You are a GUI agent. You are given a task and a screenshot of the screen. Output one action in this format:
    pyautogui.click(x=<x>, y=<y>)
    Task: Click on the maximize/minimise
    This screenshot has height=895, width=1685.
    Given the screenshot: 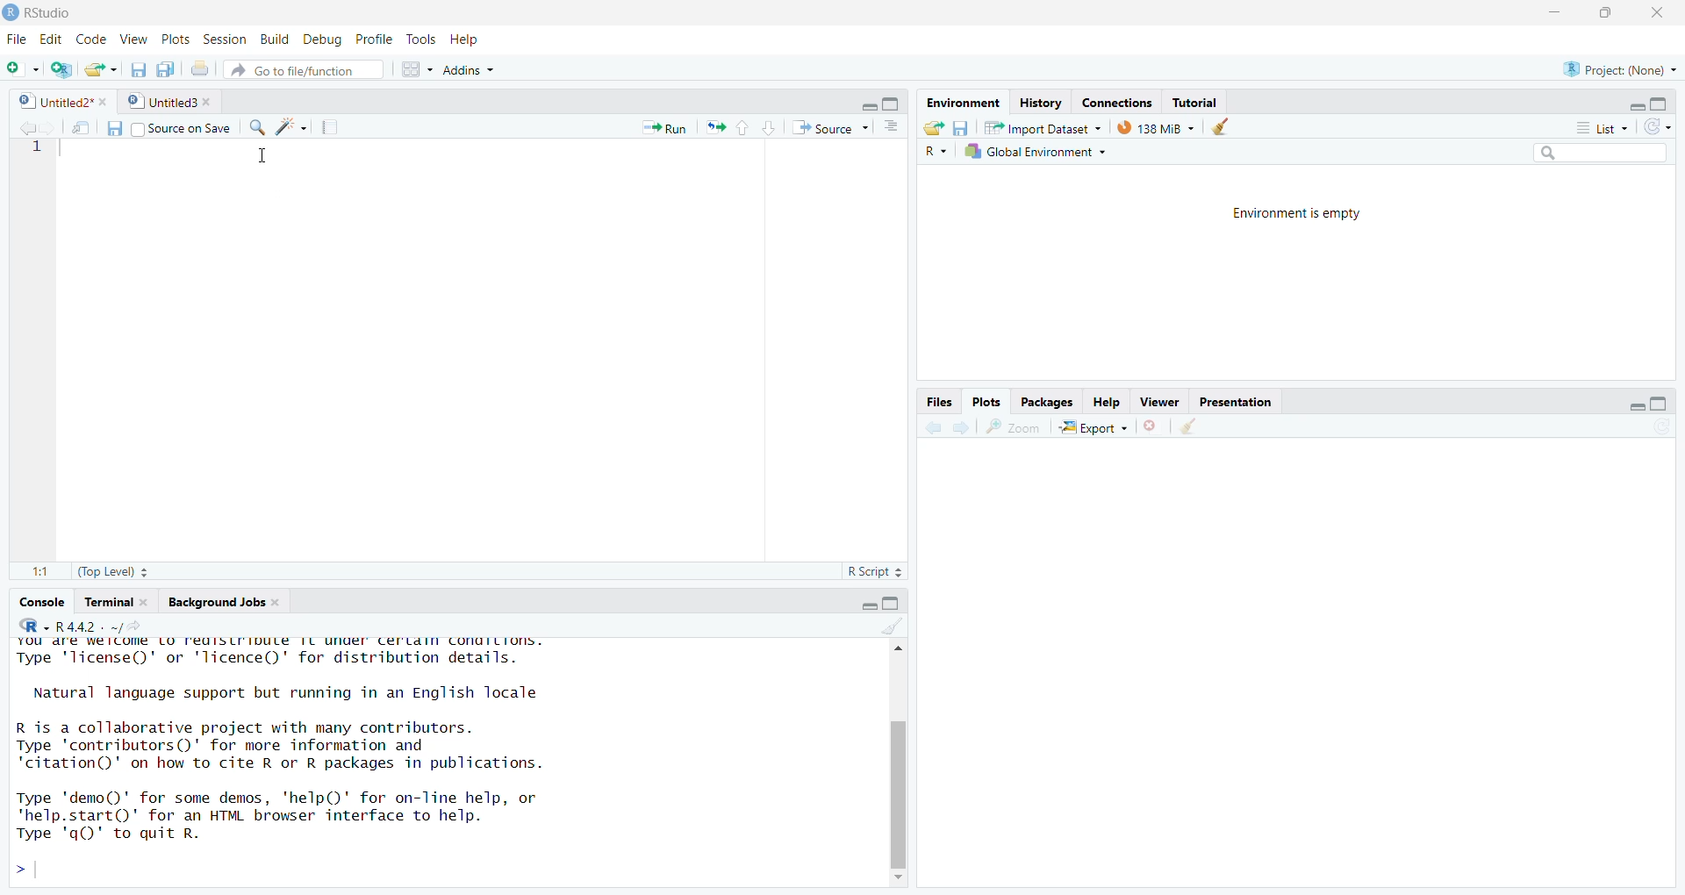 What is the action you would take?
    pyautogui.click(x=886, y=605)
    